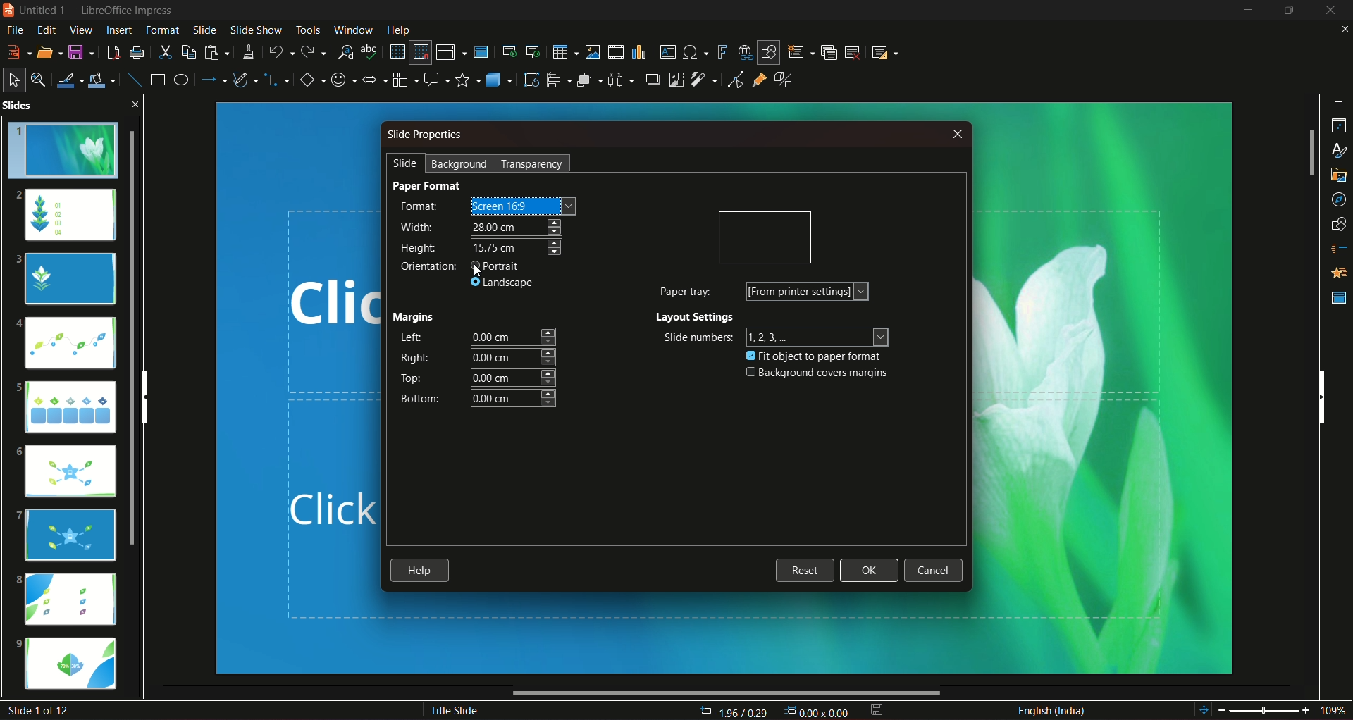  What do you see at coordinates (82, 51) in the screenshot?
I see `save` at bounding box center [82, 51].